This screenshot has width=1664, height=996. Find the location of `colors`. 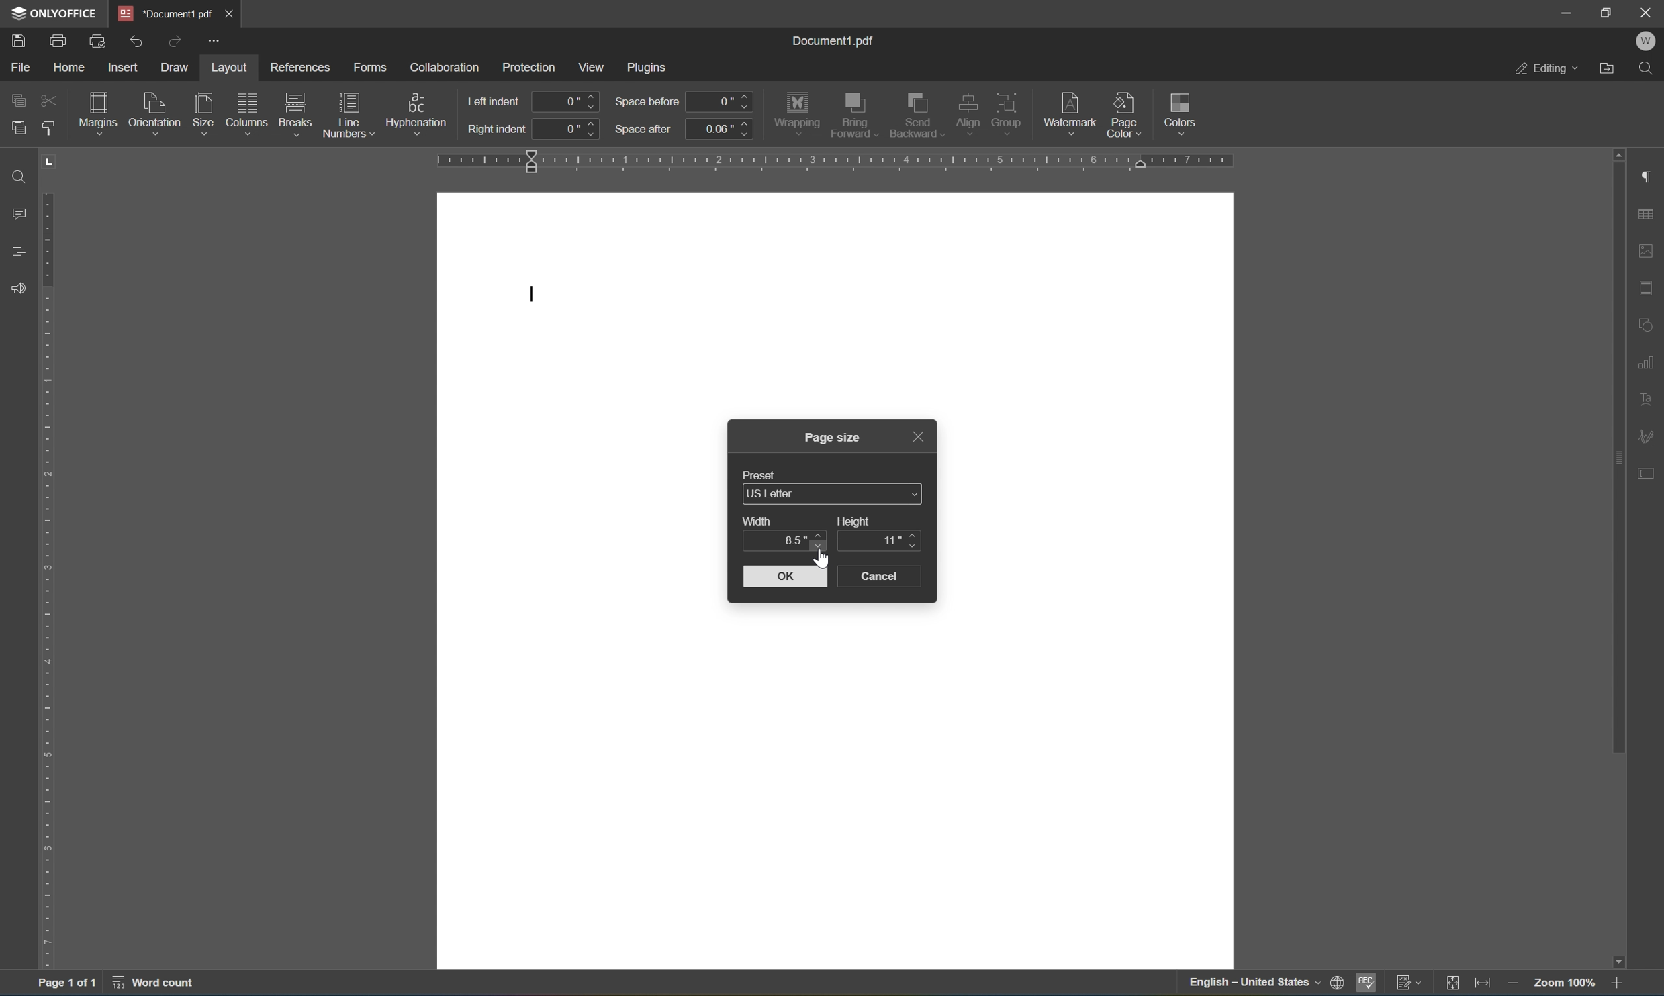

colors is located at coordinates (1184, 112).